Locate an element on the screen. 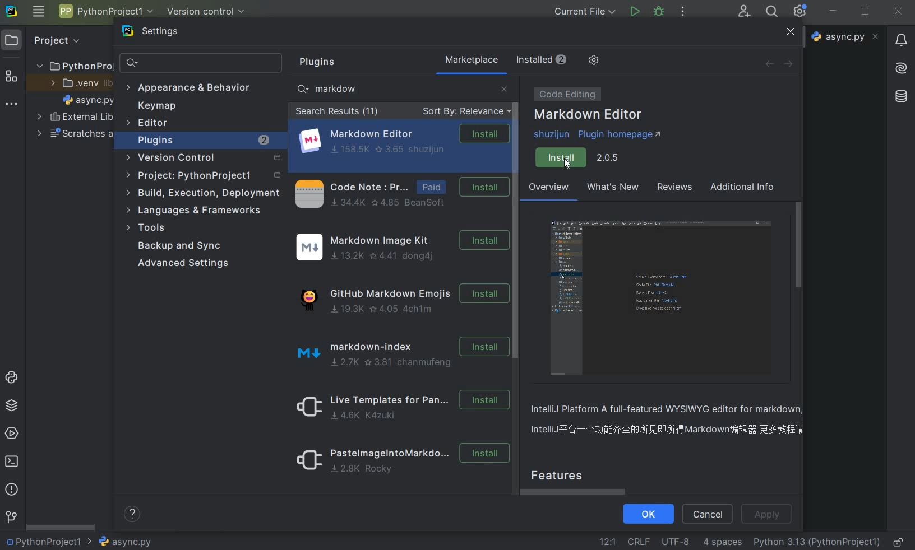 Image resolution: width=915 pixels, height=550 pixels. project folder is located at coordinates (71, 66).